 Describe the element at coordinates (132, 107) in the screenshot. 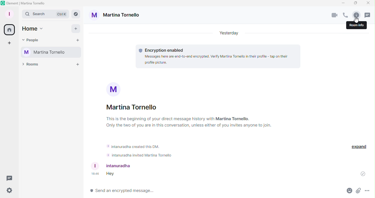

I see `Martina Tornello` at that location.